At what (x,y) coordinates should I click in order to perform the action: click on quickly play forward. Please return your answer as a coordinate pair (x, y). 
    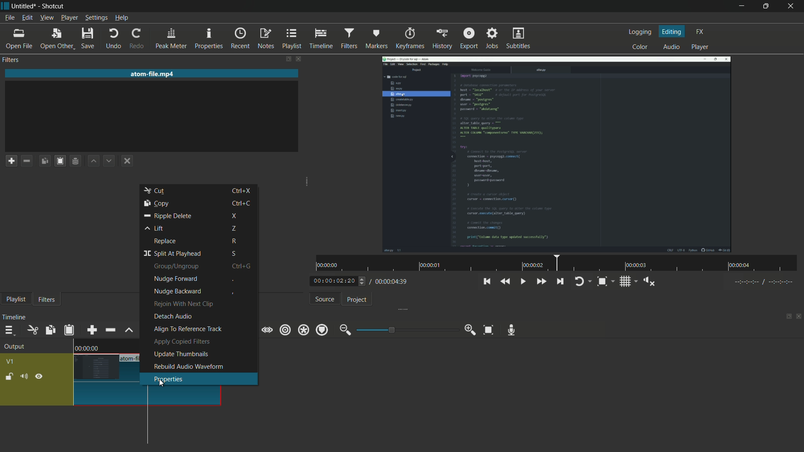
    Looking at the image, I should click on (542, 282).